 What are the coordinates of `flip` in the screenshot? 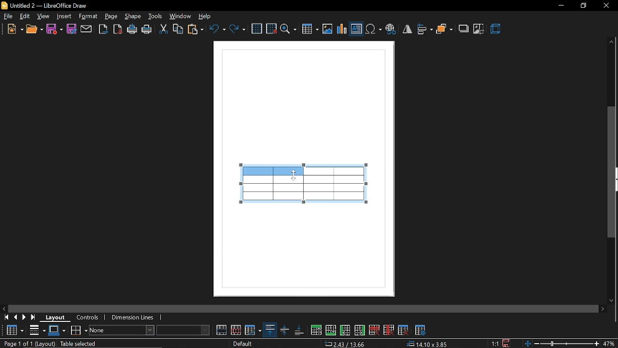 It's located at (407, 28).